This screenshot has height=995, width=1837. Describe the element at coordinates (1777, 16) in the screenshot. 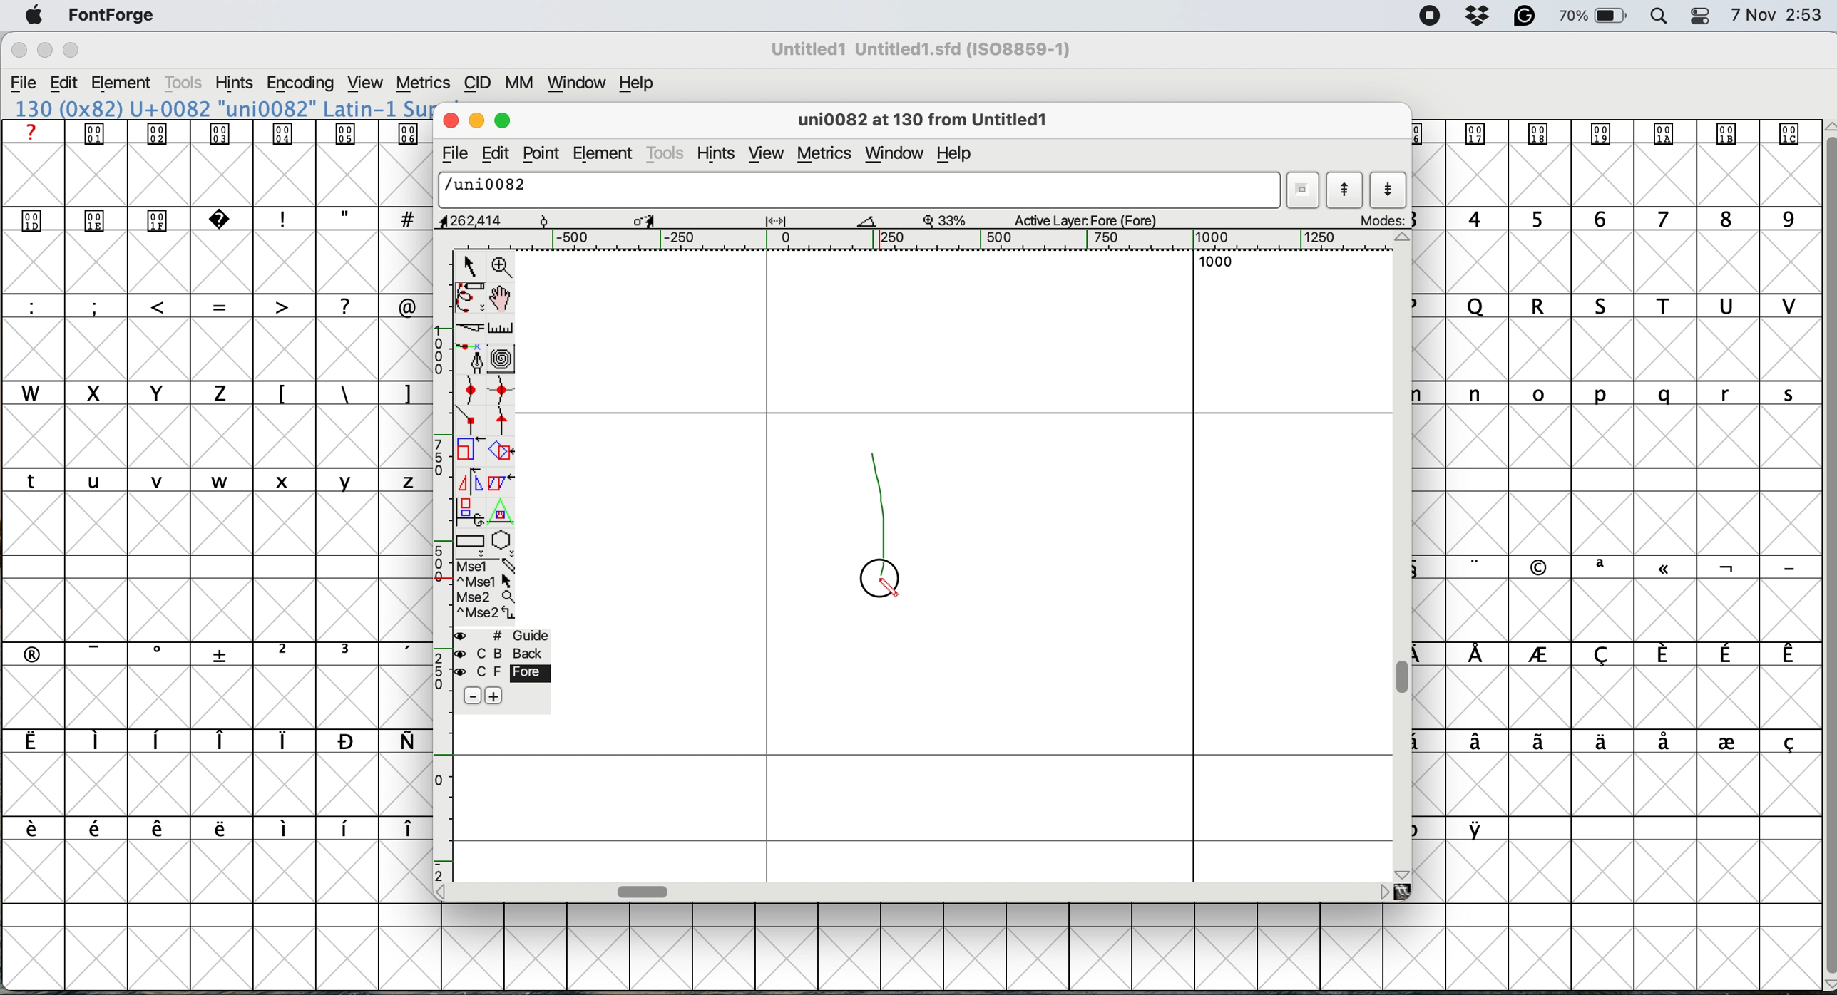

I see `date and time` at that location.